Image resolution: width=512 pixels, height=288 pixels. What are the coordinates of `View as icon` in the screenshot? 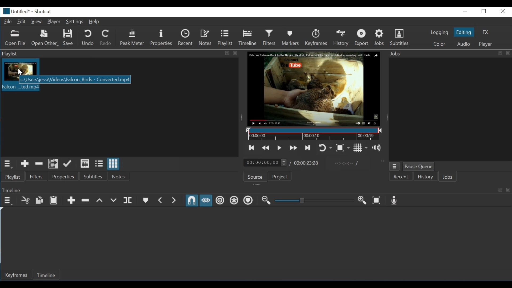 It's located at (114, 163).